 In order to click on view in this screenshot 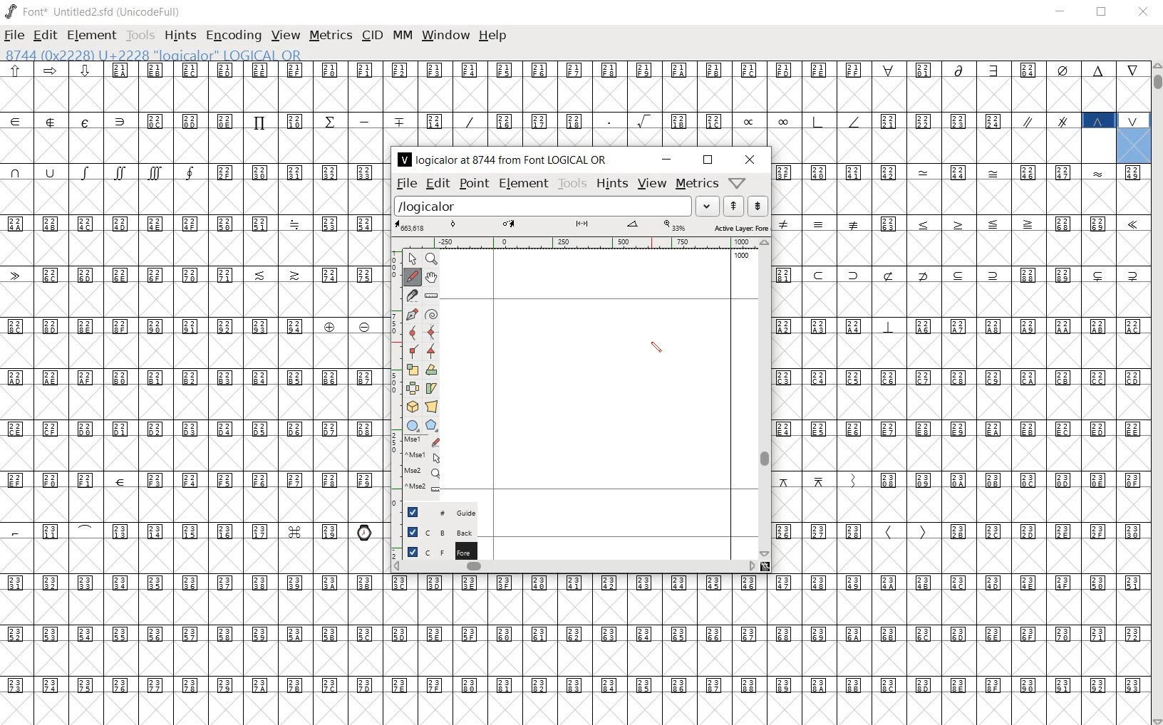, I will do `click(286, 36)`.